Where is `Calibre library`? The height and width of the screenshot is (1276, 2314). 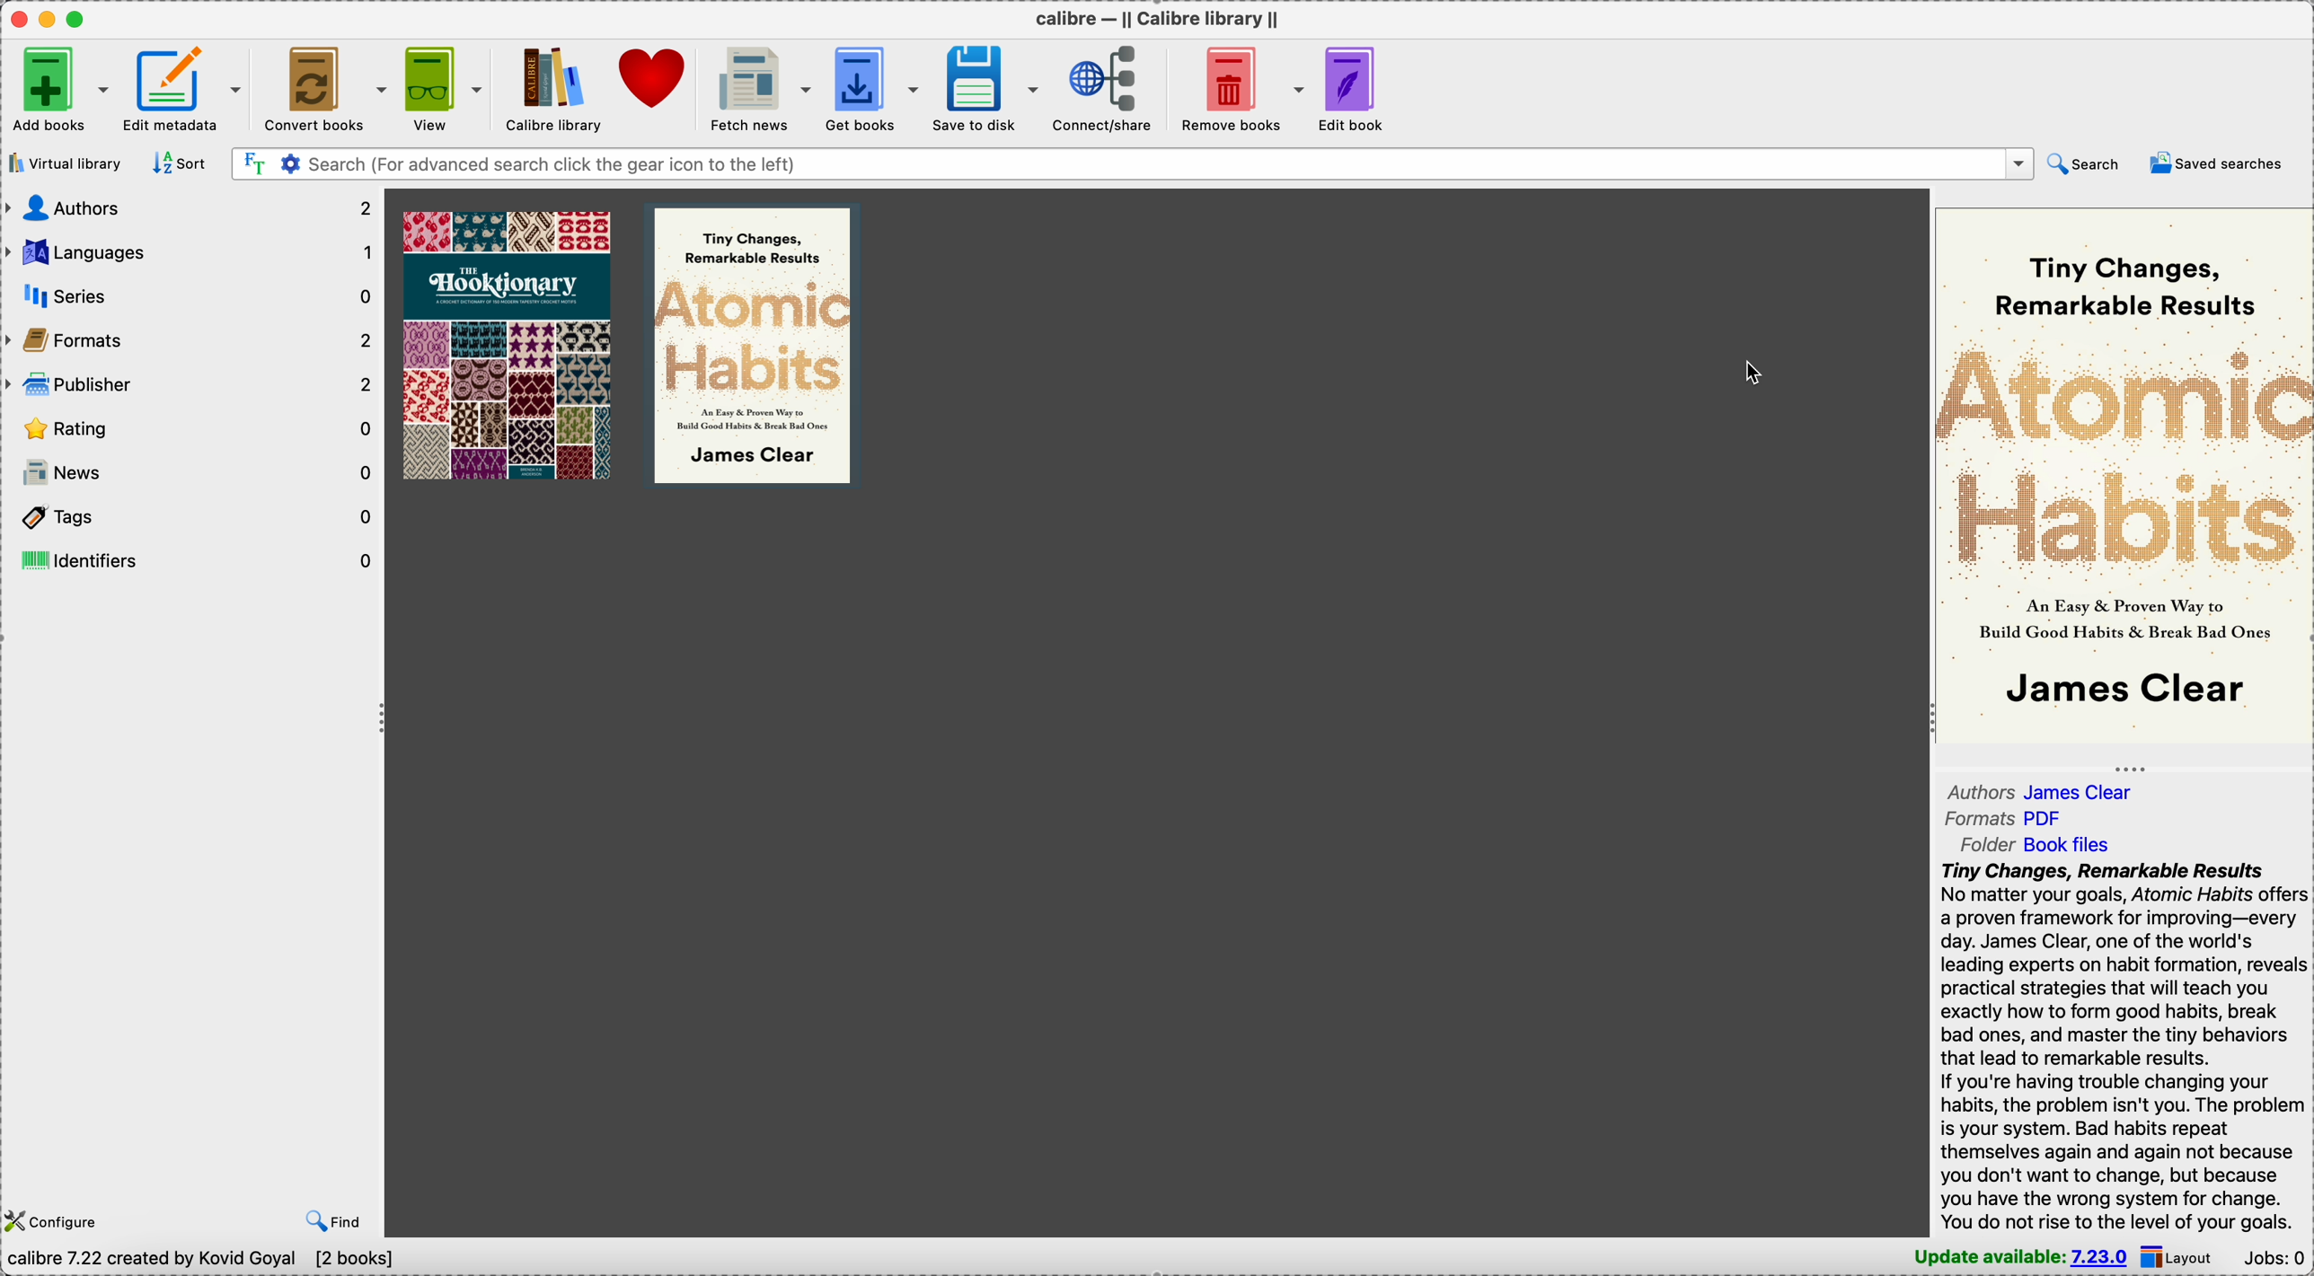 Calibre library is located at coordinates (552, 87).